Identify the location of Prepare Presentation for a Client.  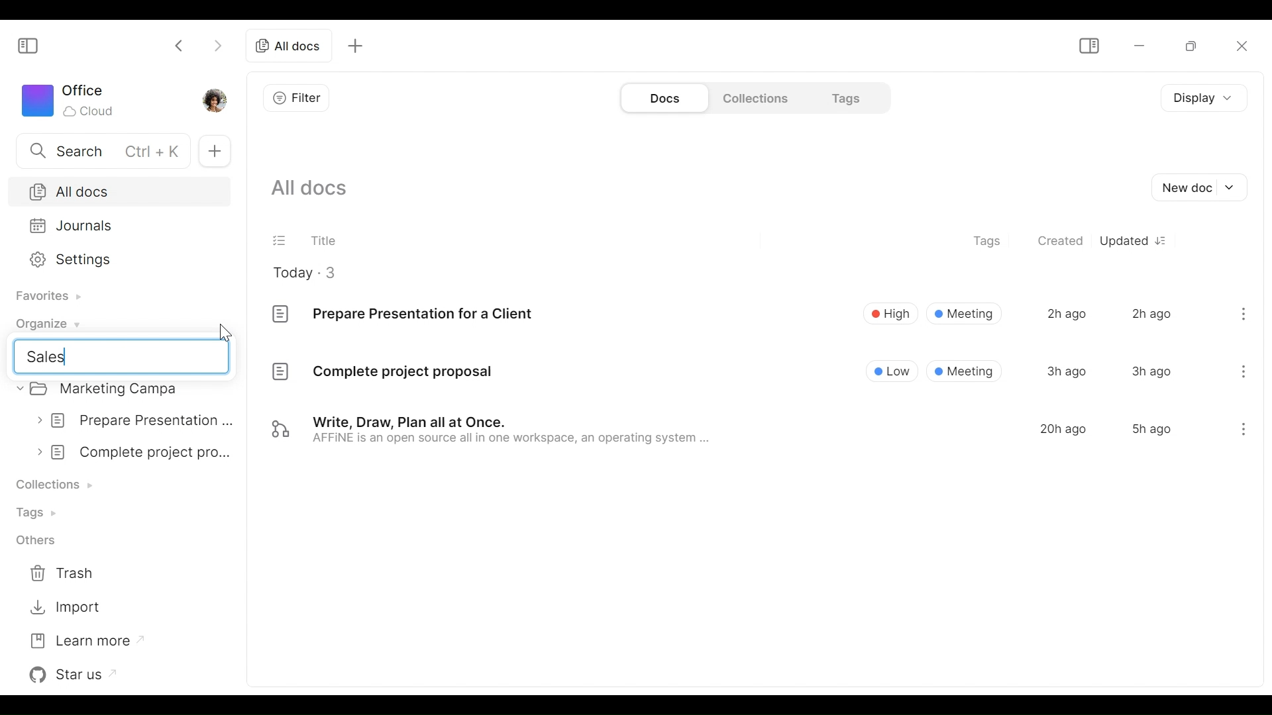
(407, 312).